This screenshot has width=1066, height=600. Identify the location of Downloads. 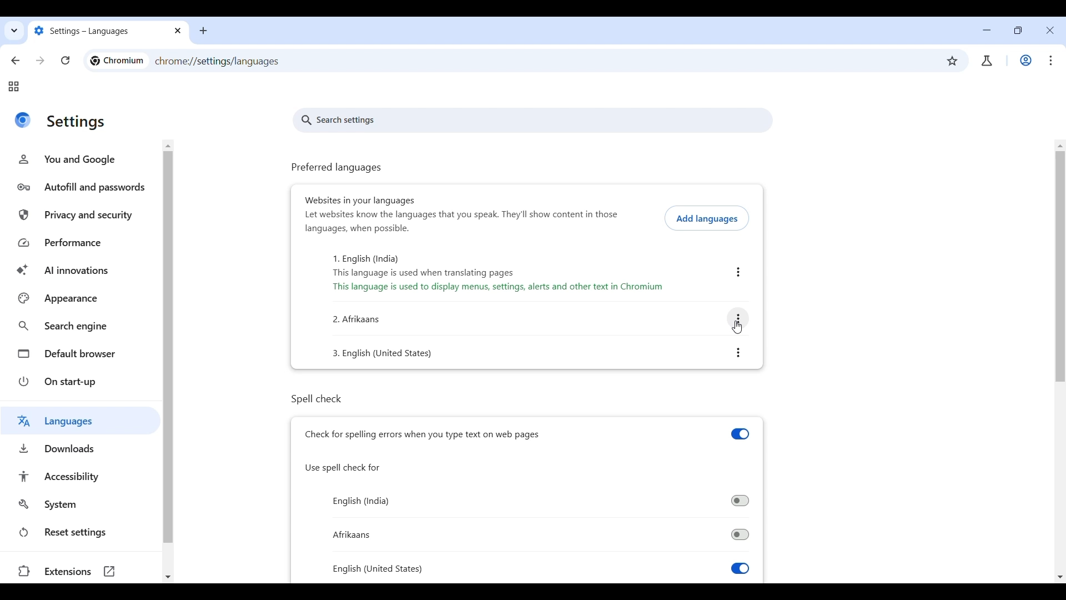
(80, 448).